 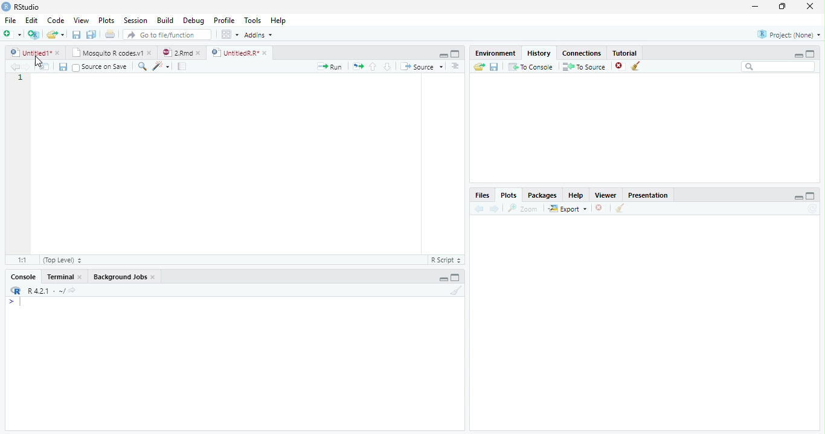 What do you see at coordinates (480, 209) in the screenshot?
I see `Previous plot` at bounding box center [480, 209].